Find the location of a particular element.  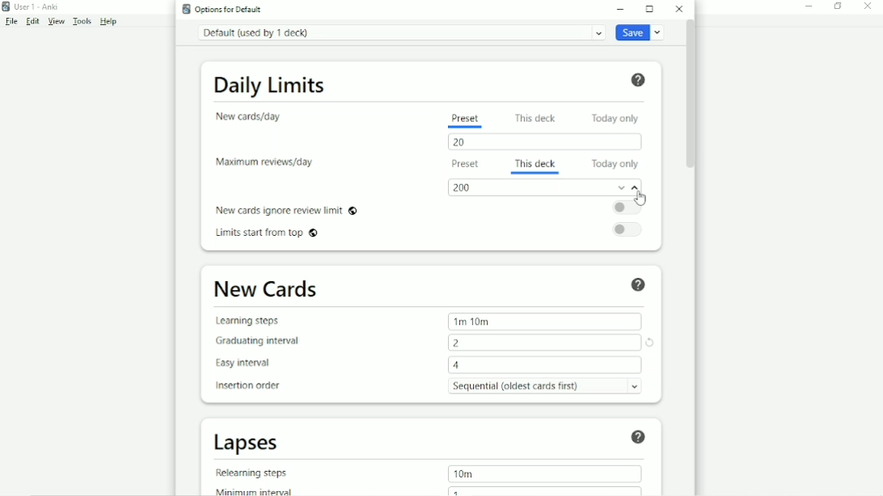

Toggle on/off is located at coordinates (632, 229).